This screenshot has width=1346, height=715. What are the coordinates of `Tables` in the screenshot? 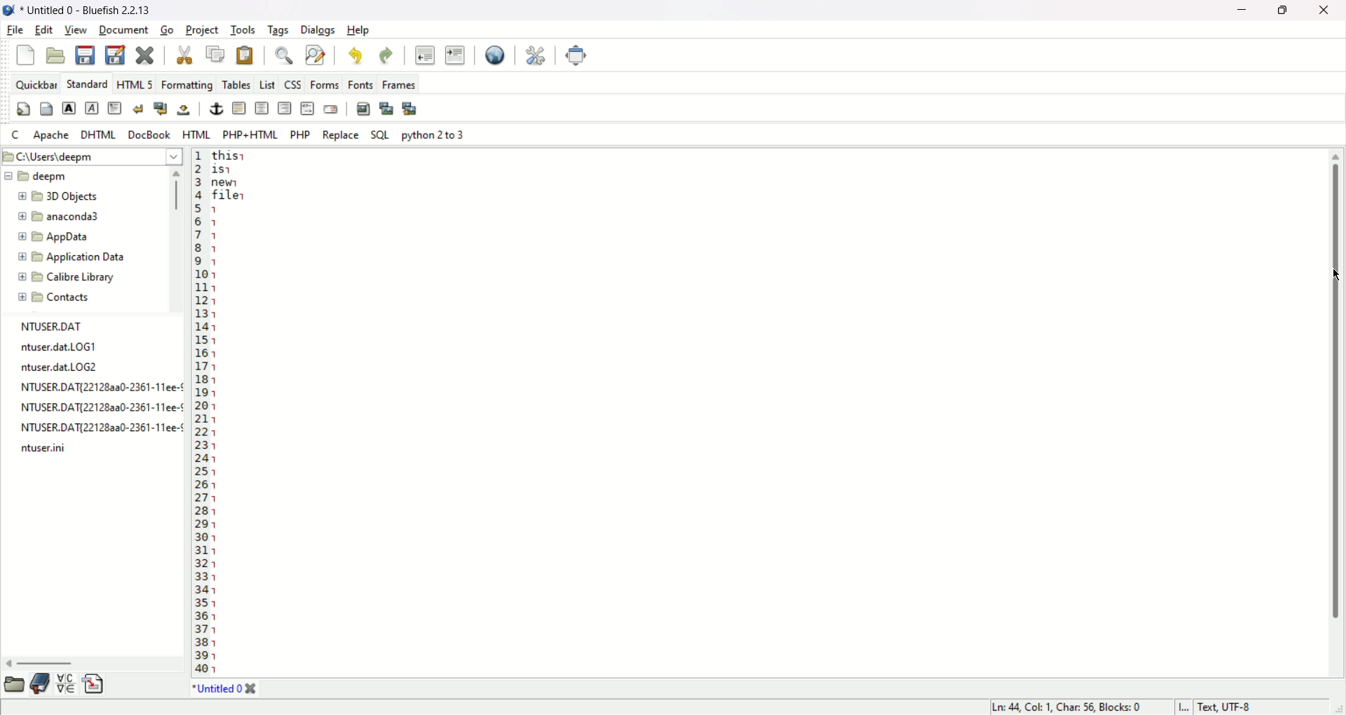 It's located at (237, 82).